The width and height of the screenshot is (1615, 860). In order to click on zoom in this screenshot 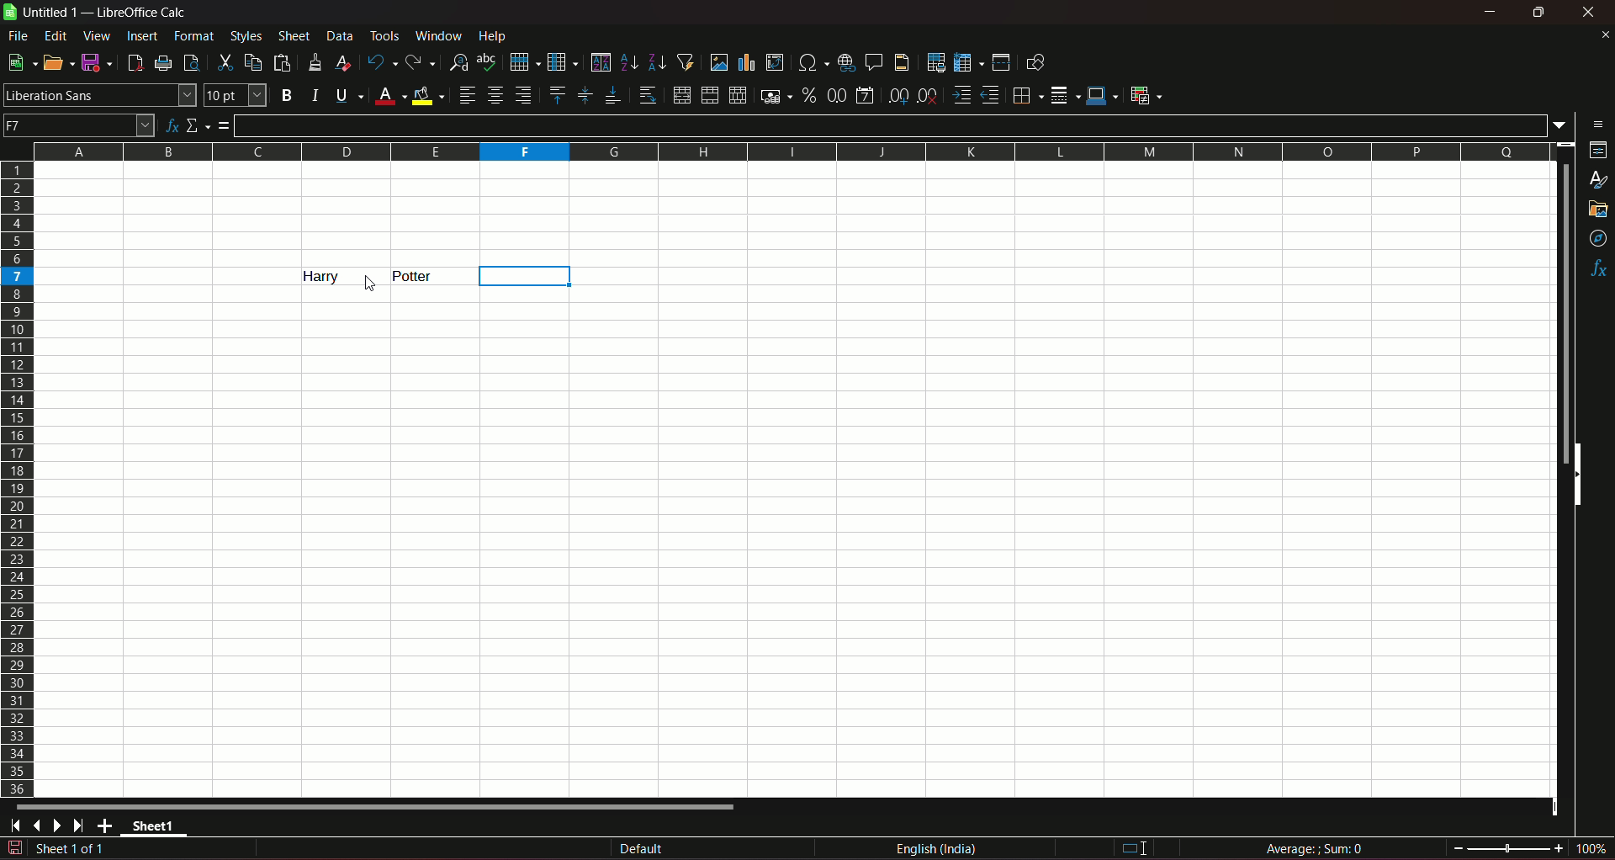, I will do `click(1530, 847)`.